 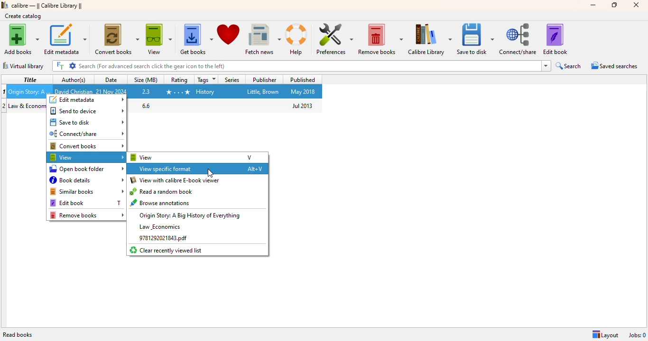 I want to click on search, so click(x=569, y=66).